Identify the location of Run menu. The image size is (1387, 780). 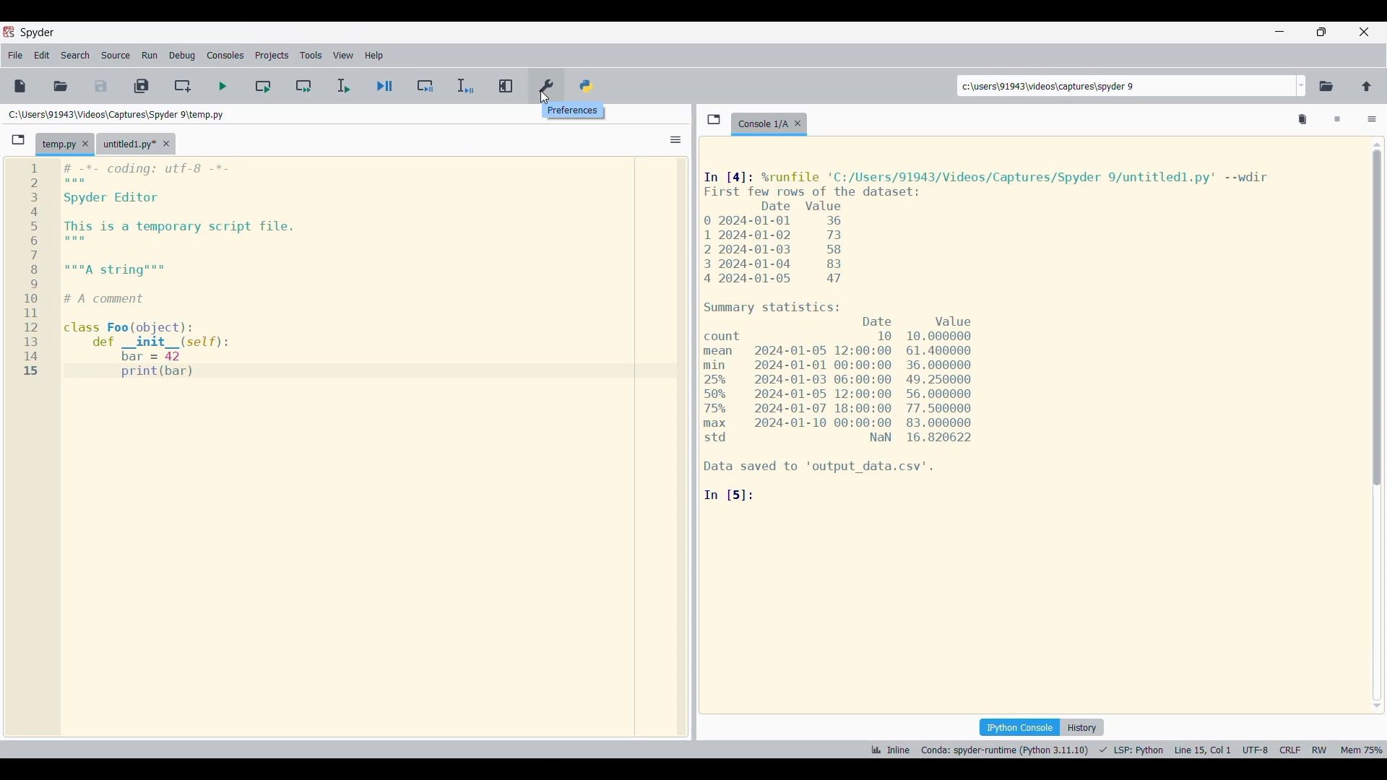
(150, 56).